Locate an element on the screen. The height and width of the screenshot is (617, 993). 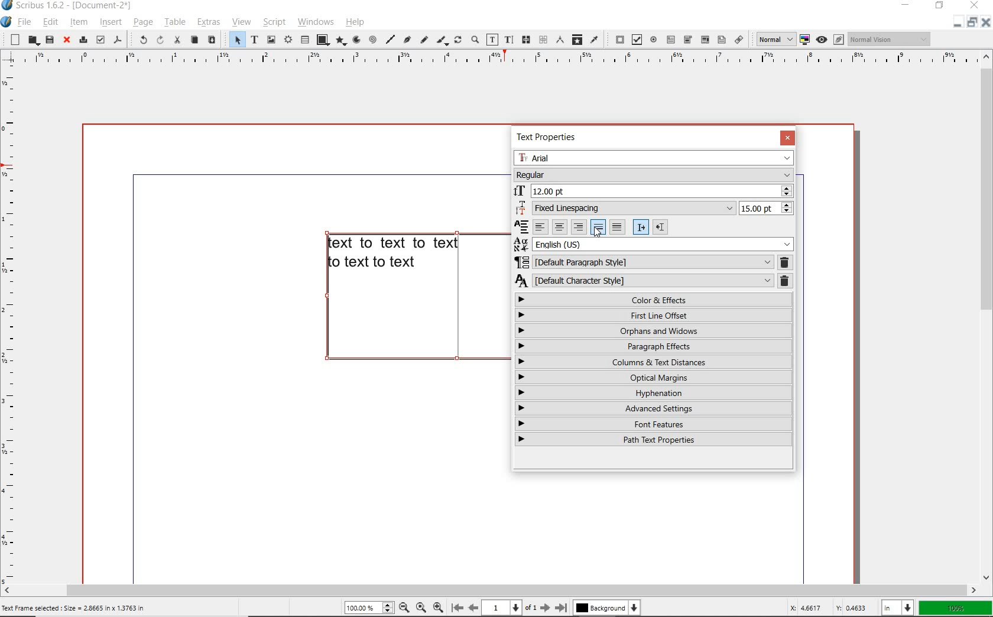
insert is located at coordinates (111, 22).